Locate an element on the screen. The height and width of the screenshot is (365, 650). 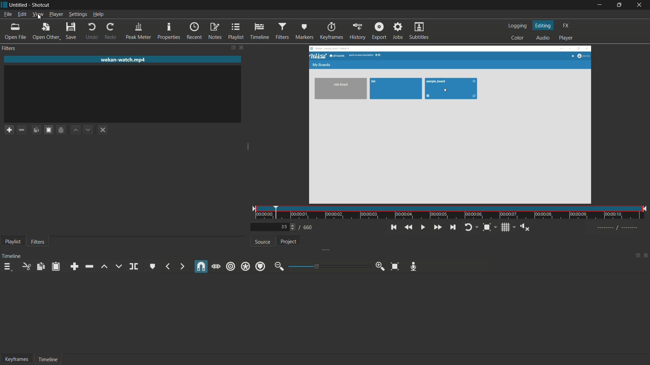
paste filters is located at coordinates (49, 130).